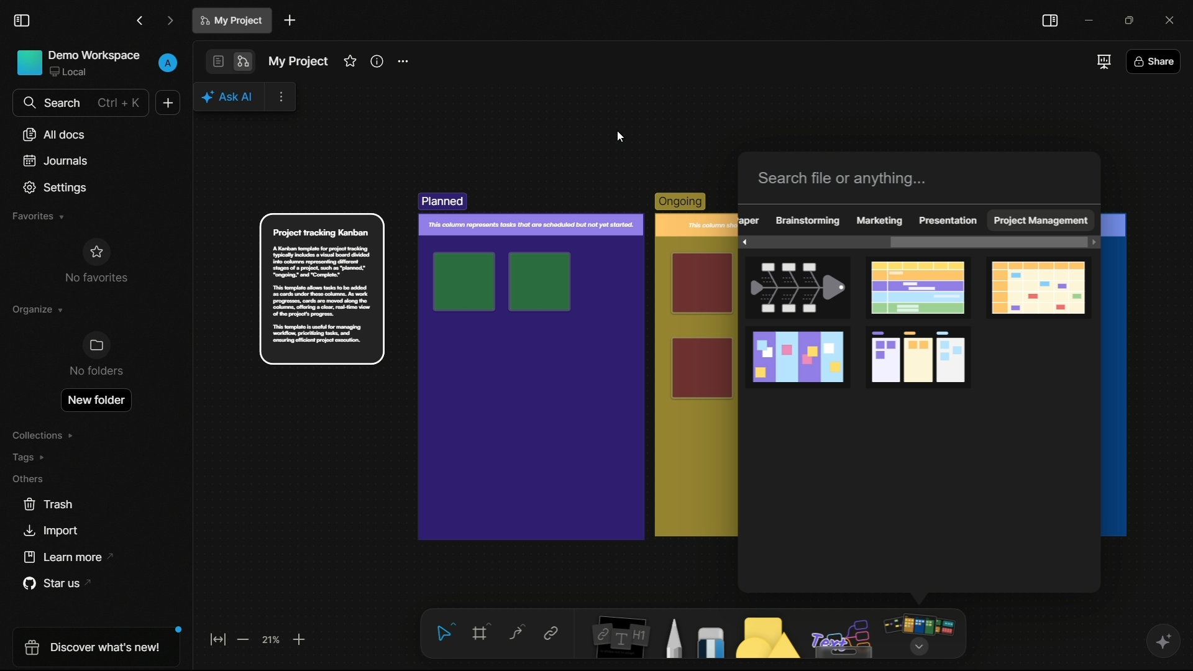 The height and width of the screenshot is (671, 1193). What do you see at coordinates (947, 220) in the screenshot?
I see `presentation` at bounding box center [947, 220].